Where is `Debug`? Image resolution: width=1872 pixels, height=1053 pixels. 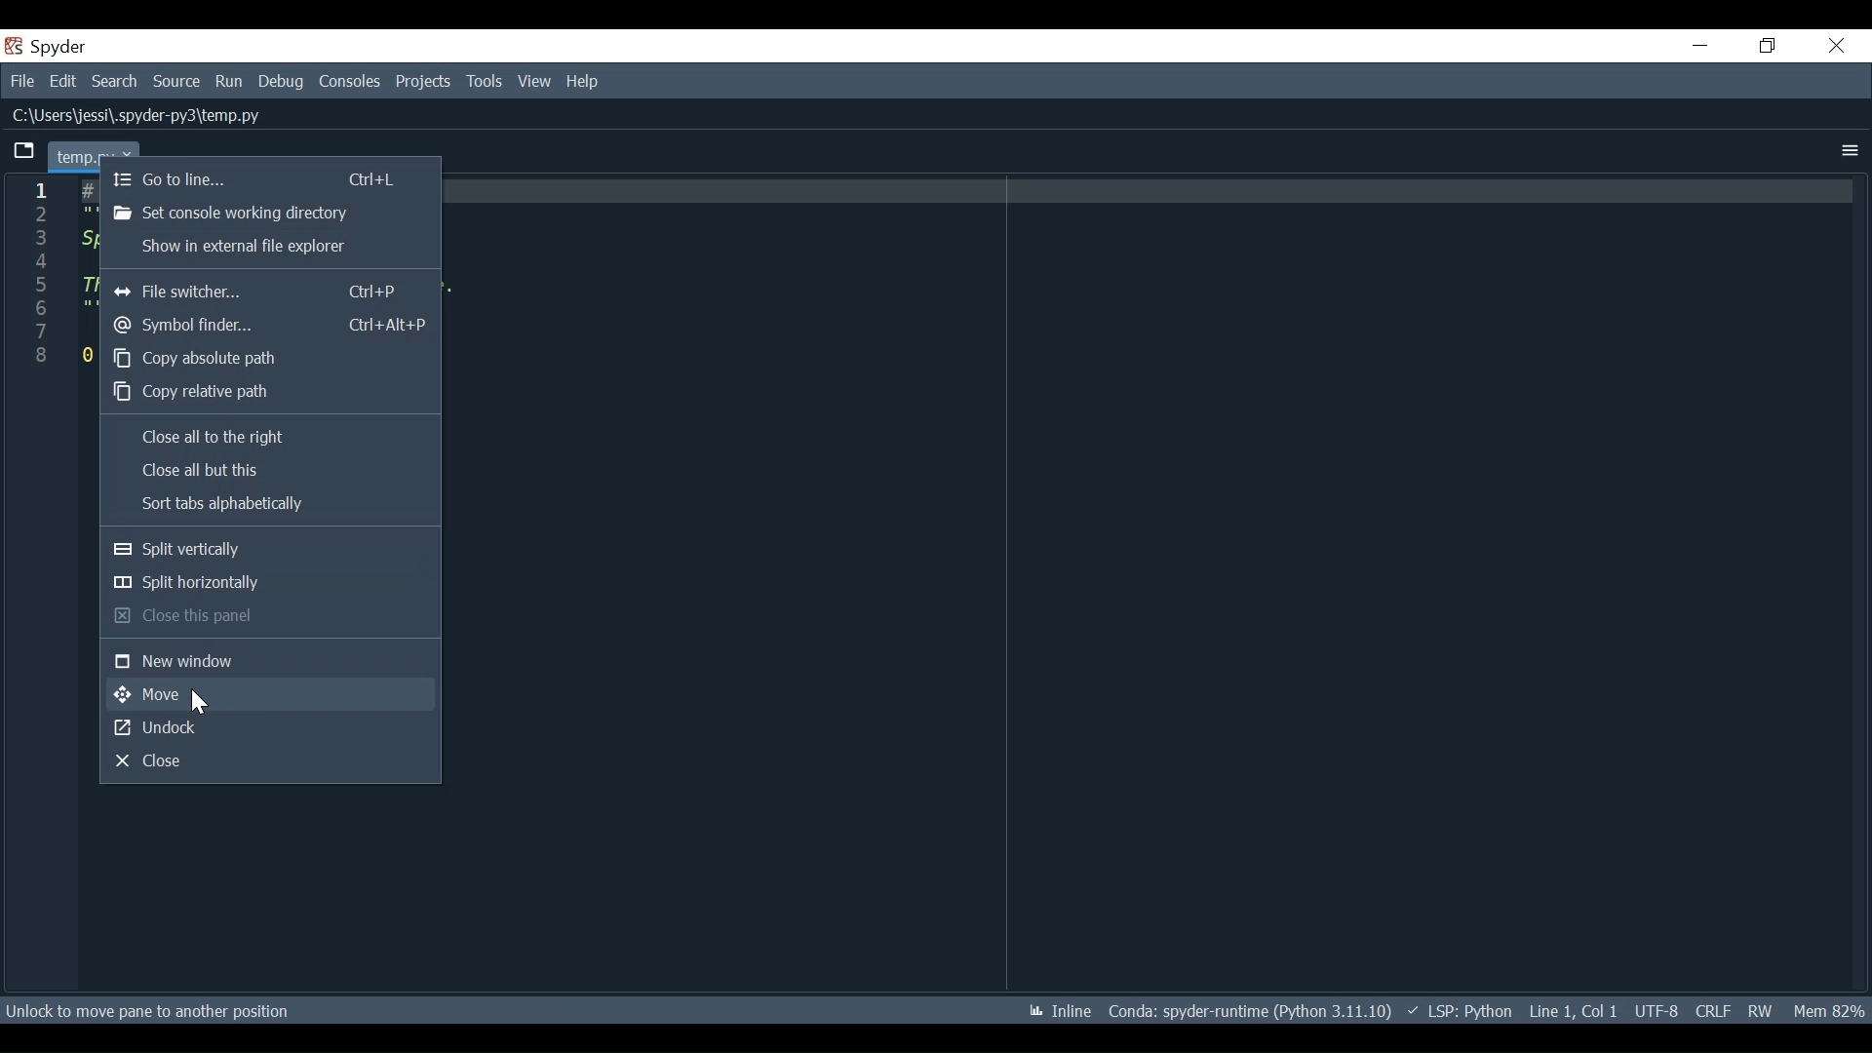
Debug is located at coordinates (283, 82).